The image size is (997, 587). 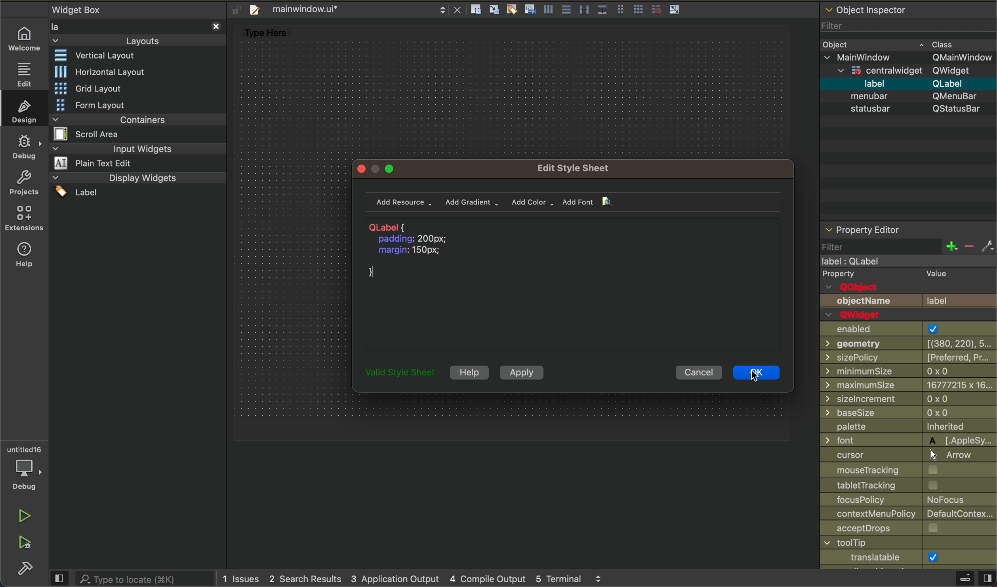 I want to click on 5 terminal, so click(x=576, y=577).